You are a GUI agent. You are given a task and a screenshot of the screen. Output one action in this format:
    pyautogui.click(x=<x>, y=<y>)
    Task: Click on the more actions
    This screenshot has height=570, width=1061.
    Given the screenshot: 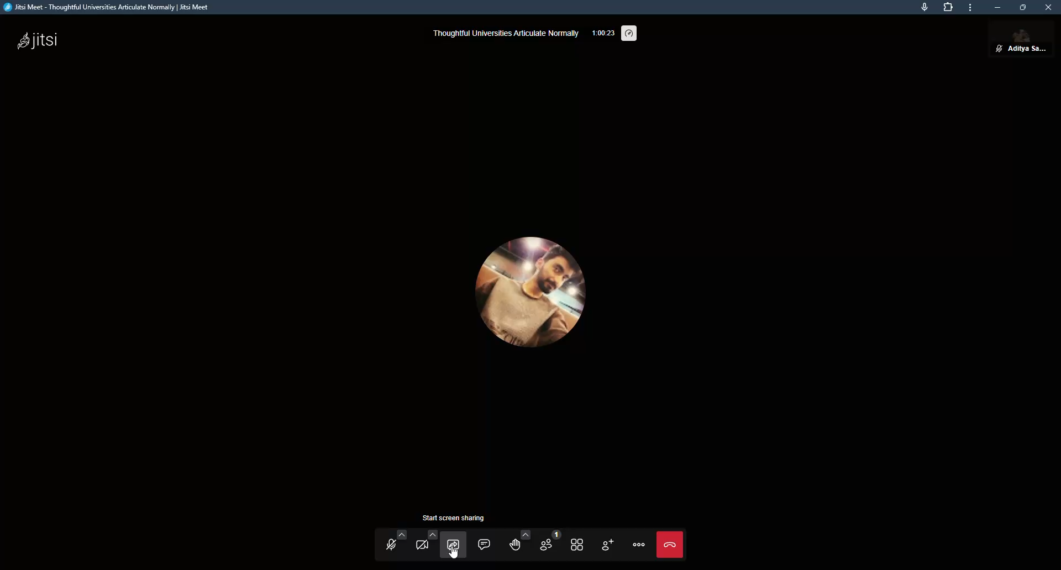 What is the action you would take?
    pyautogui.click(x=639, y=545)
    